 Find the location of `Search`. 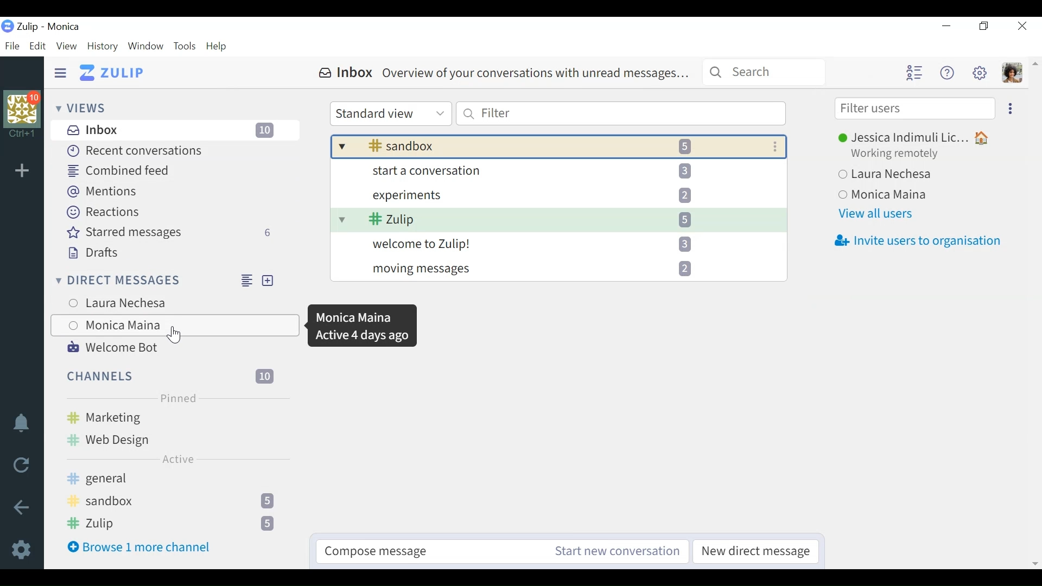

Search is located at coordinates (764, 73).